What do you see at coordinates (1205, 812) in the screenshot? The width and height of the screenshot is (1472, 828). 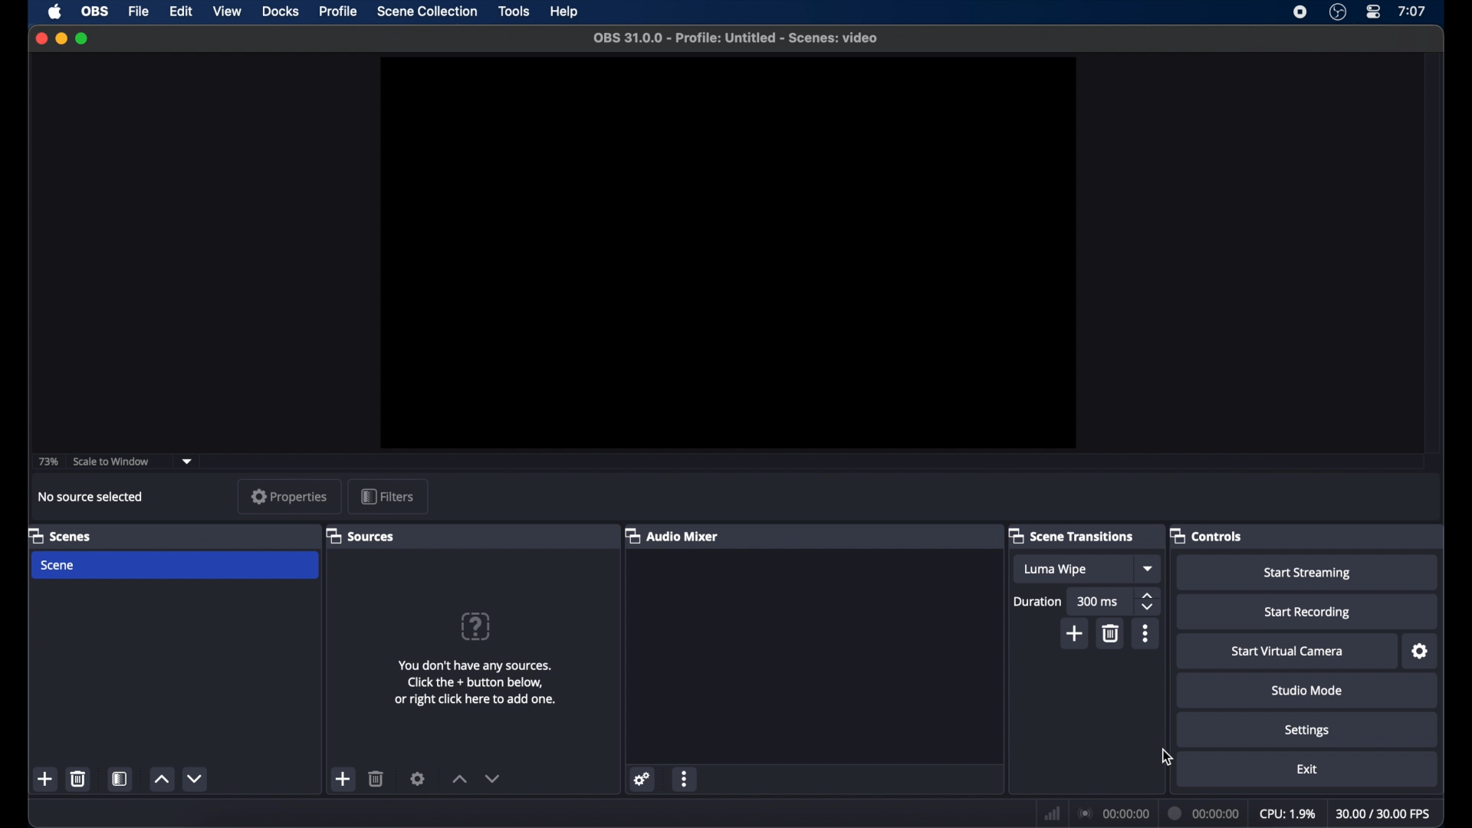 I see `duration` at bounding box center [1205, 812].